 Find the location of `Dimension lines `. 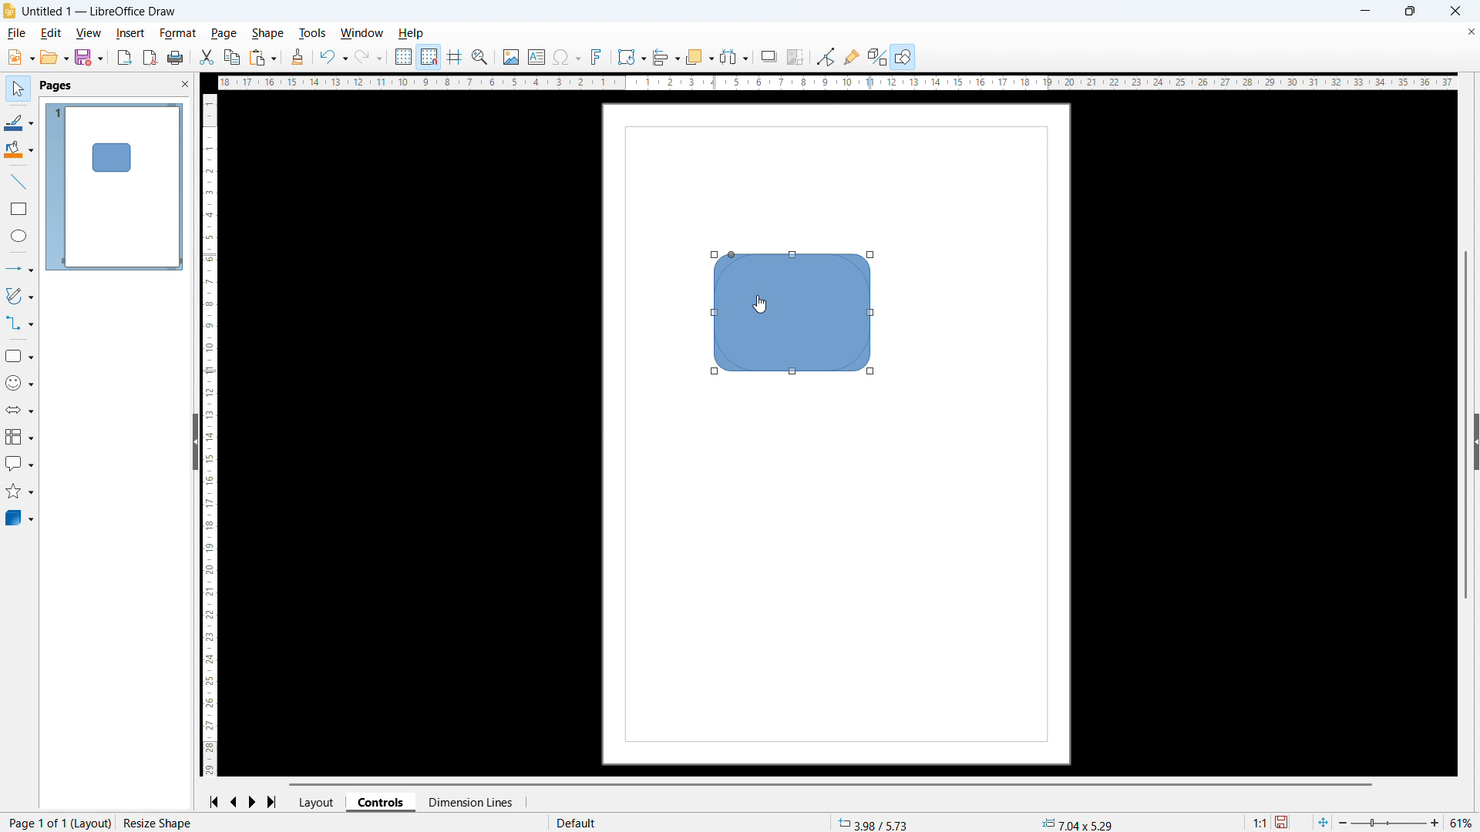

Dimension lines  is located at coordinates (469, 803).